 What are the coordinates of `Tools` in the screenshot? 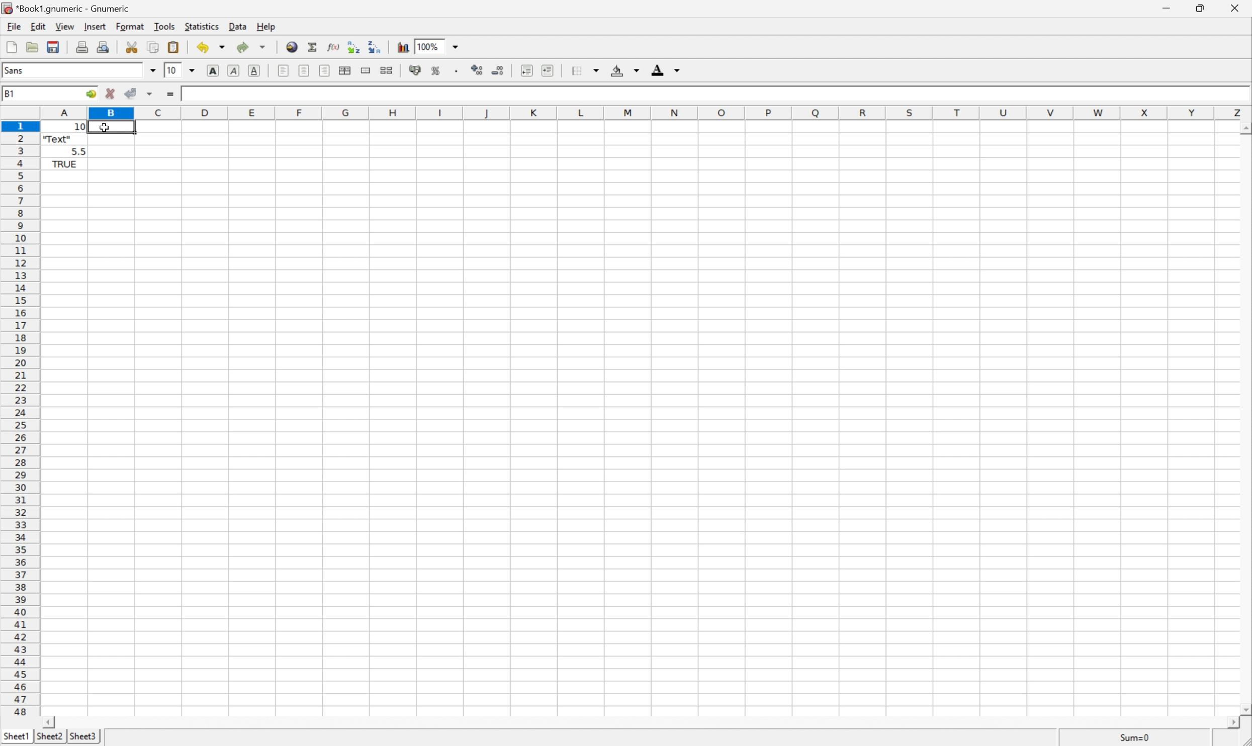 It's located at (165, 26).